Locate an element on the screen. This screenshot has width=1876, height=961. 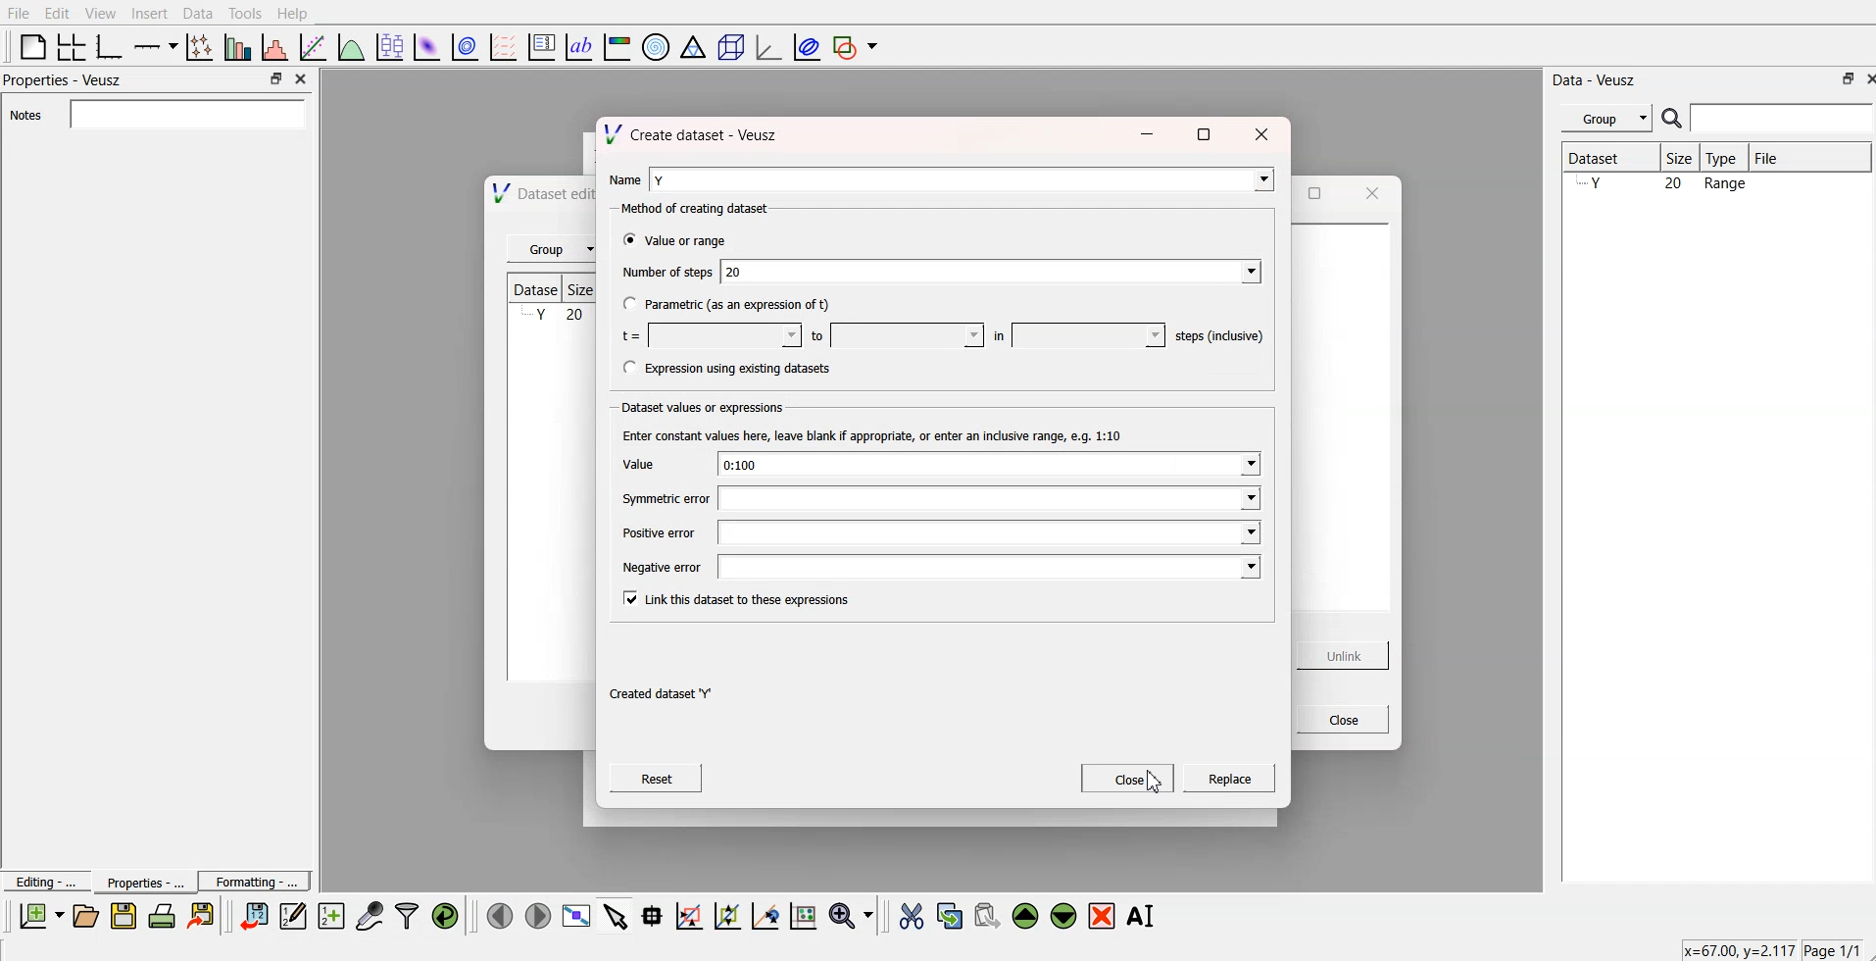
Cut is located at coordinates (912, 915).